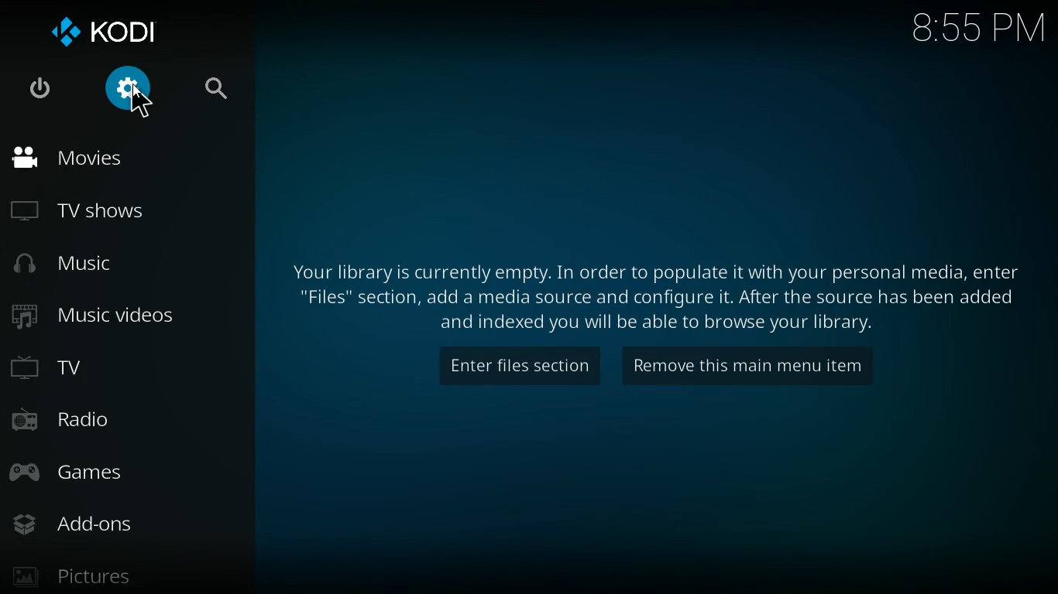 This screenshot has height=594, width=1058. I want to click on movies, so click(81, 158).